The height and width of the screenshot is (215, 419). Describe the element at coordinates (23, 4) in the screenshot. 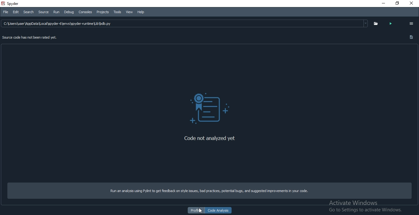

I see `Spyder` at that location.